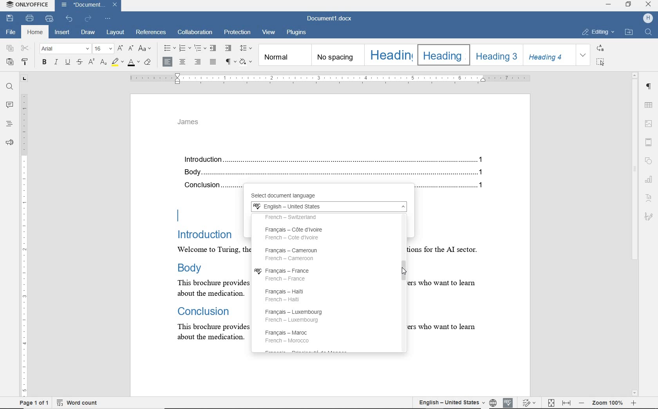 This screenshot has height=409, width=658. What do you see at coordinates (182, 62) in the screenshot?
I see `align center` at bounding box center [182, 62].